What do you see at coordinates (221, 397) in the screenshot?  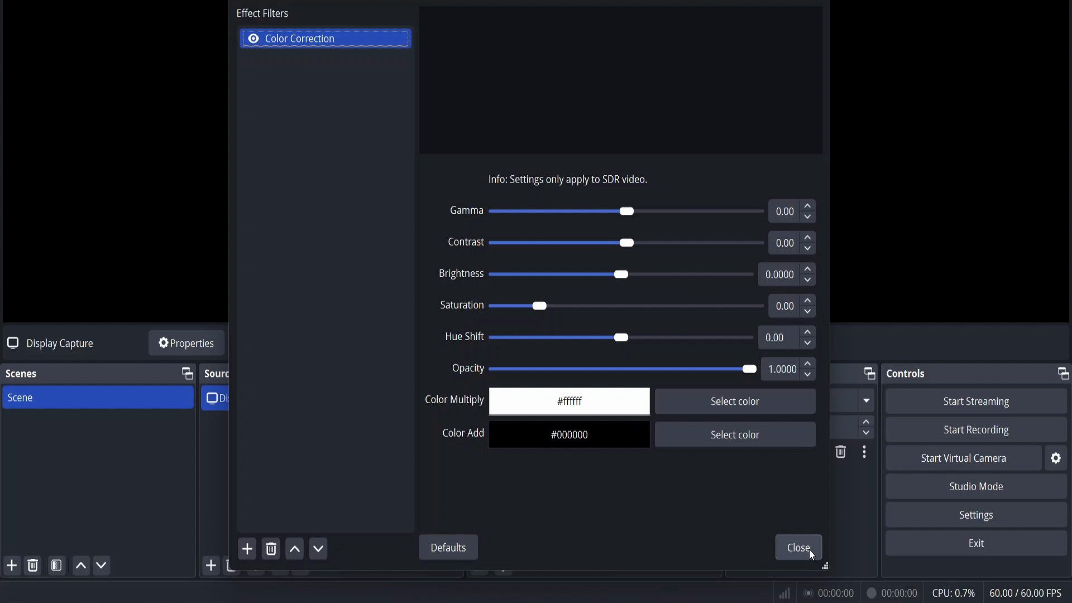 I see `display capture` at bounding box center [221, 397].